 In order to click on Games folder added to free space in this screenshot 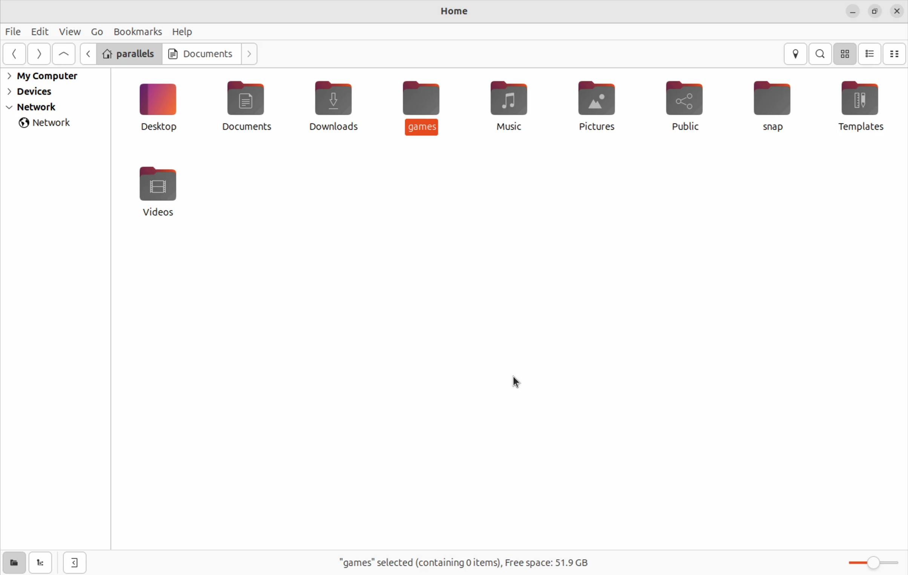, I will do `click(463, 563)`.